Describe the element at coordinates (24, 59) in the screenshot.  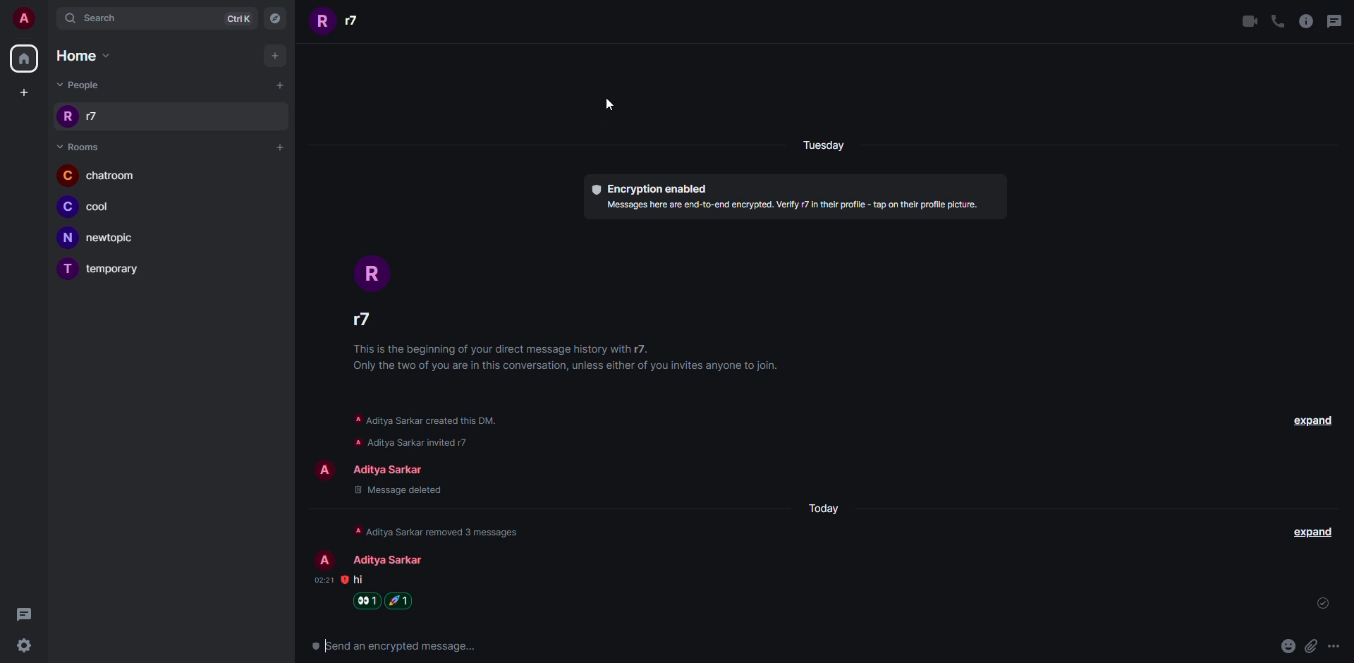
I see `home` at that location.